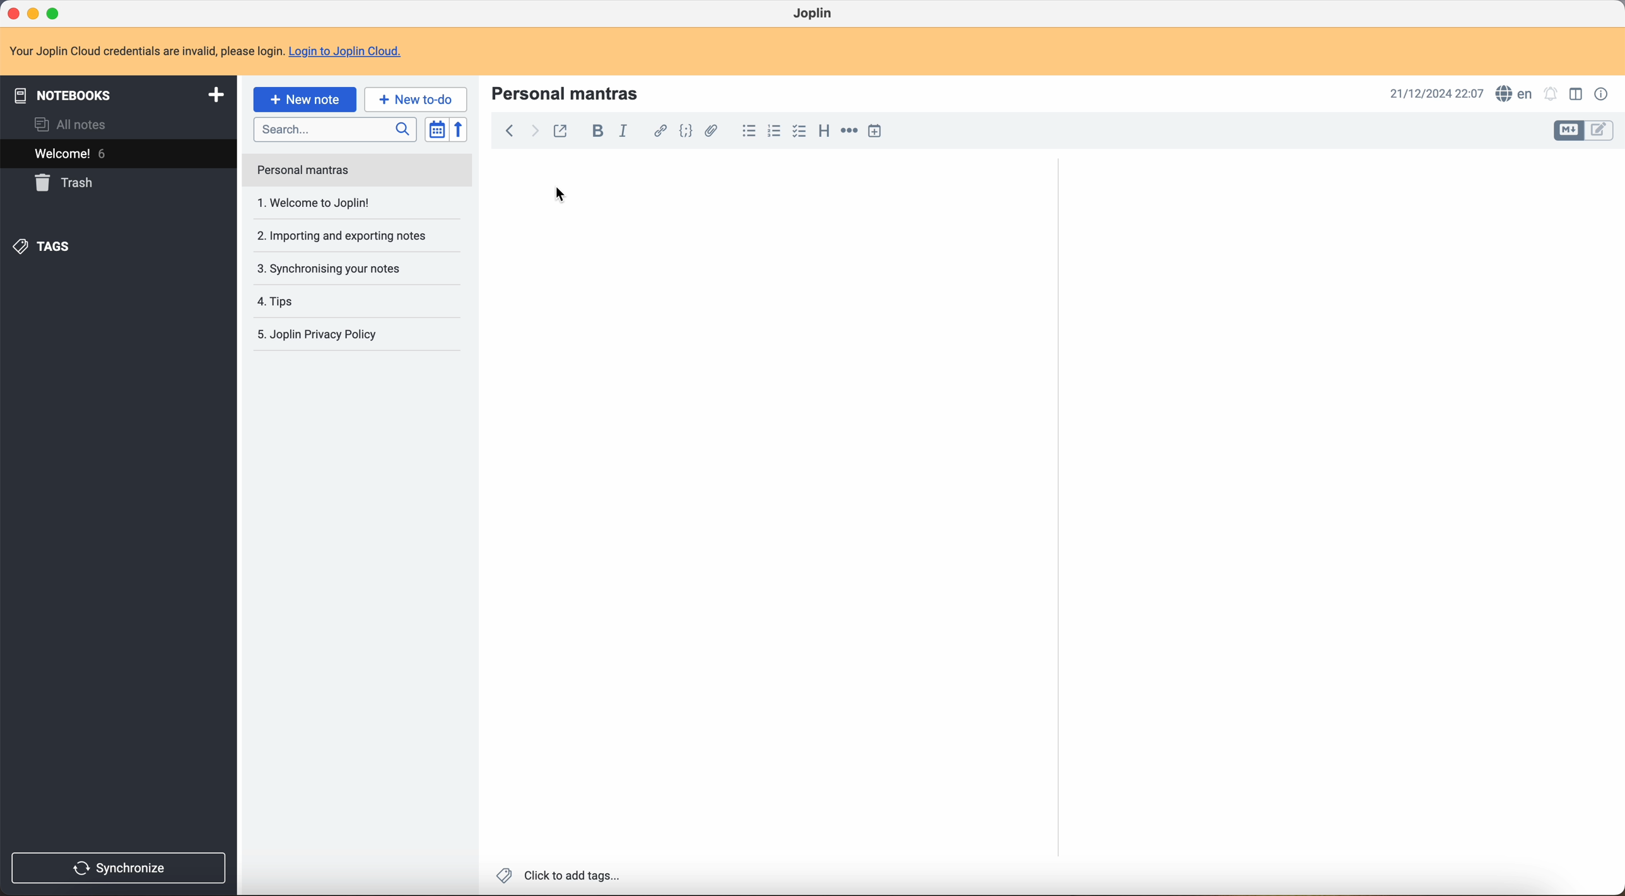 This screenshot has width=1625, height=896. Describe the element at coordinates (1055, 380) in the screenshot. I see `scroll bar` at that location.